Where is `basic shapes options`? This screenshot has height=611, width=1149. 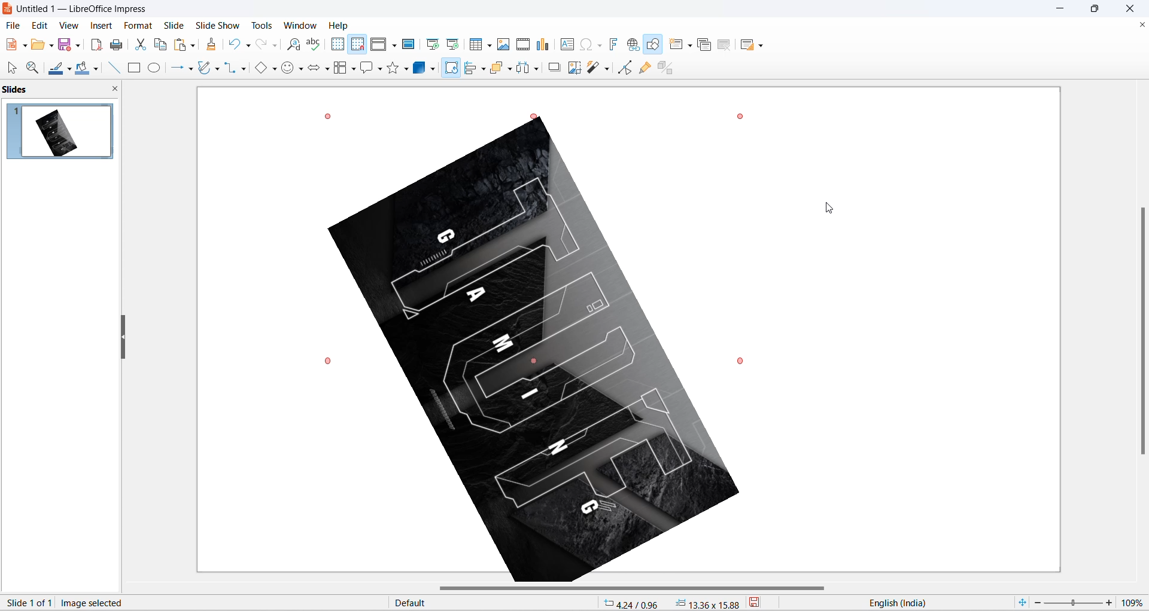
basic shapes options is located at coordinates (273, 68).